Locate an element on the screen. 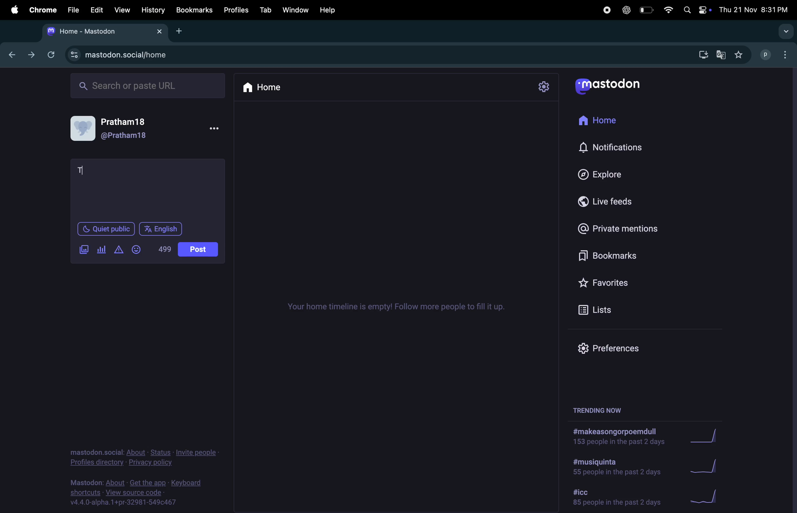 This screenshot has height=513, width=797. privacy policy is located at coordinates (144, 457).